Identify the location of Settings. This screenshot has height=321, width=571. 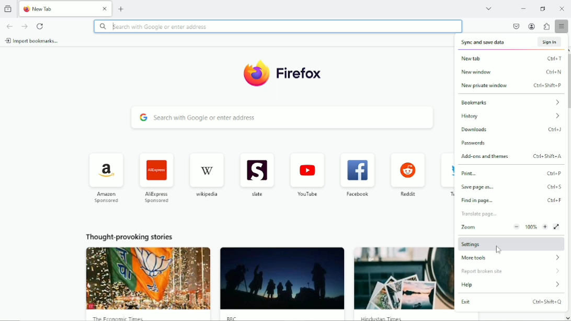
(511, 243).